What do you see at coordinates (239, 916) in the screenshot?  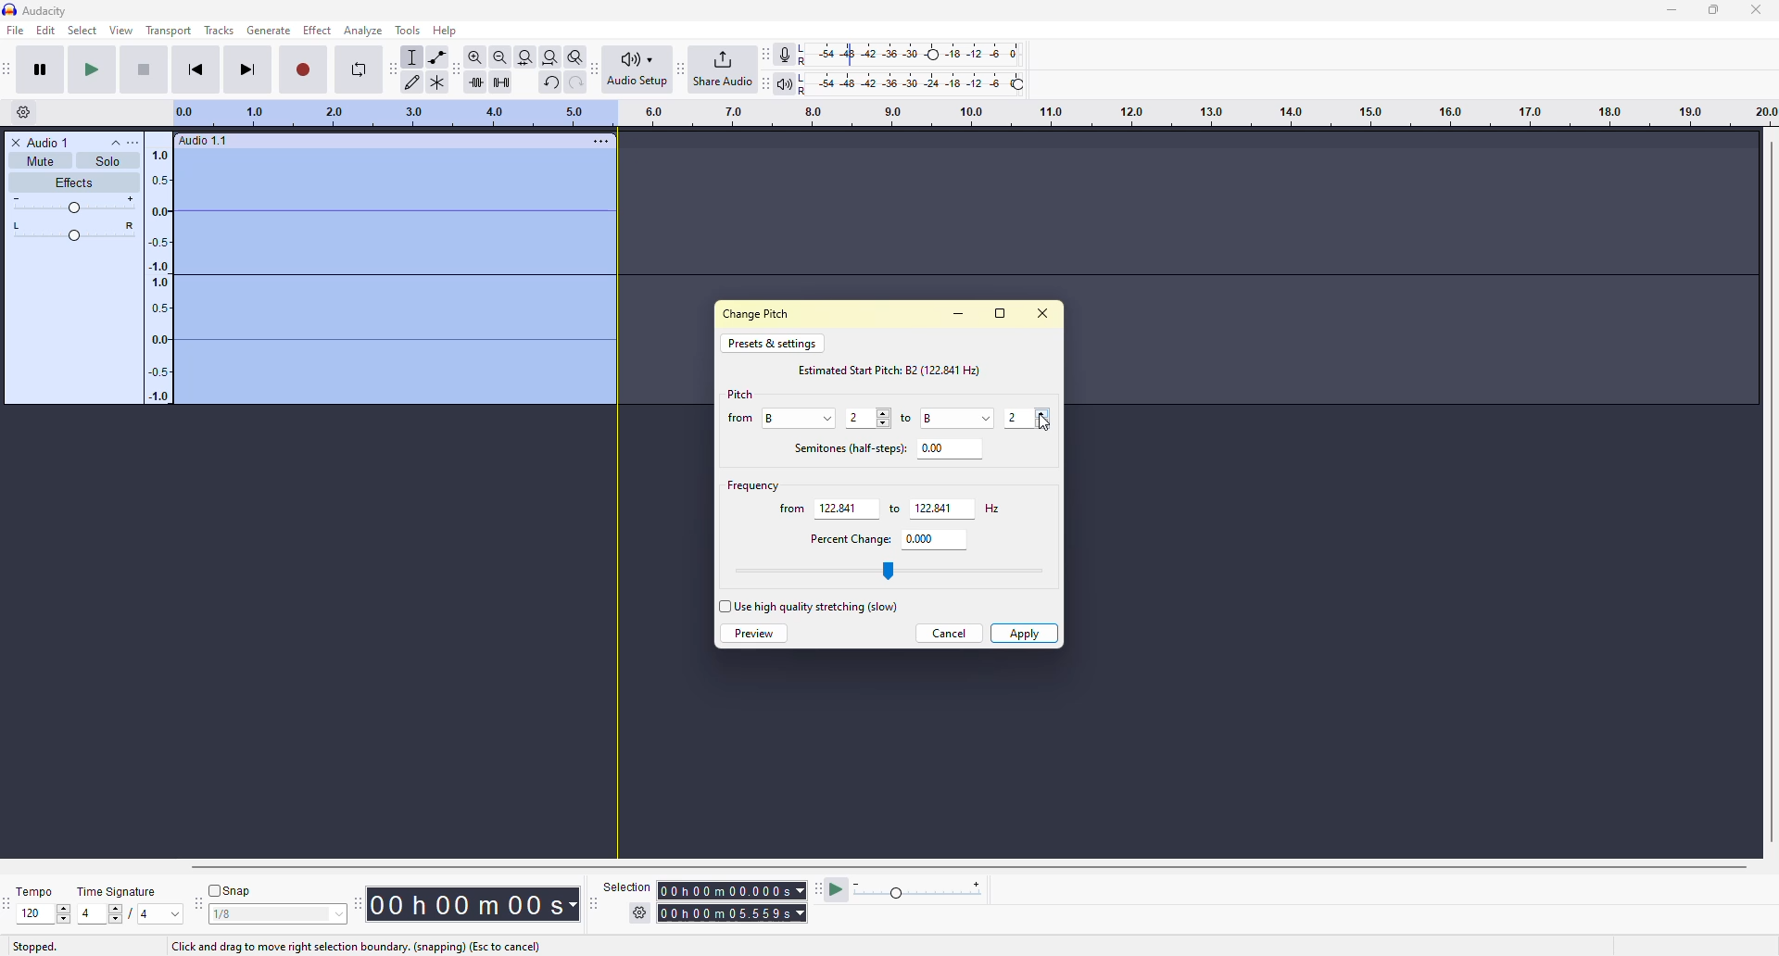 I see `1/8` at bounding box center [239, 916].